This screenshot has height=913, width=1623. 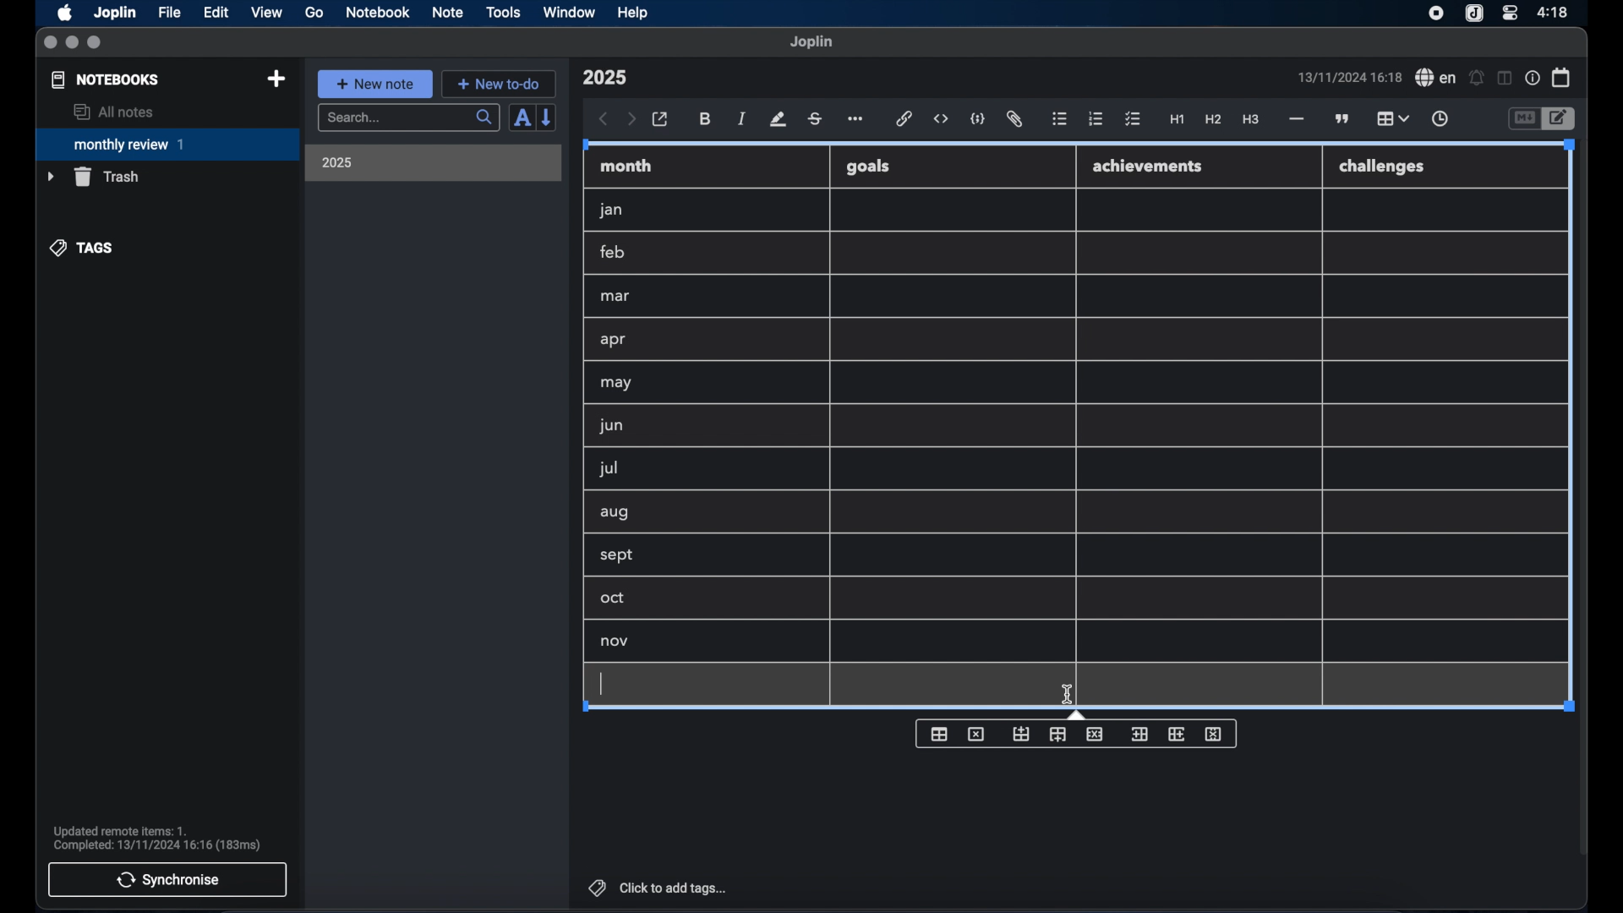 What do you see at coordinates (631, 120) in the screenshot?
I see `forward` at bounding box center [631, 120].